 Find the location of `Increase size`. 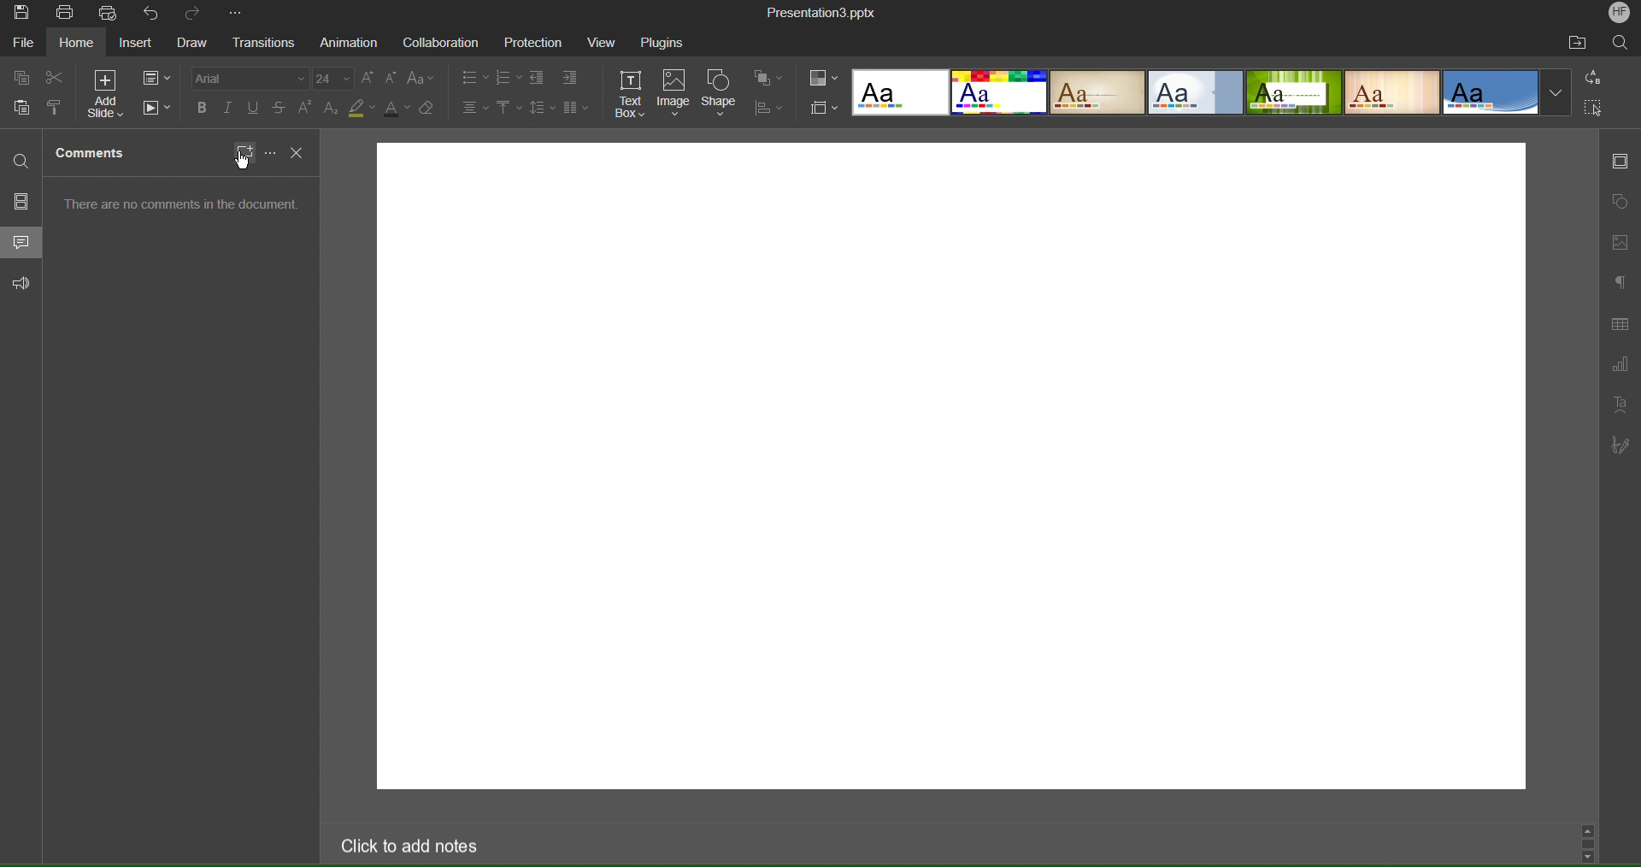

Increase size is located at coordinates (368, 80).